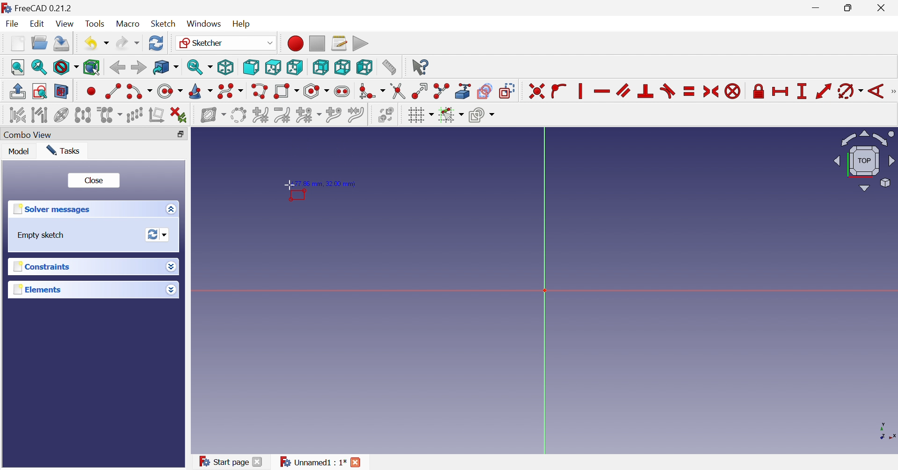 The image size is (898, 470). Describe the element at coordinates (61, 92) in the screenshot. I see `View section` at that location.